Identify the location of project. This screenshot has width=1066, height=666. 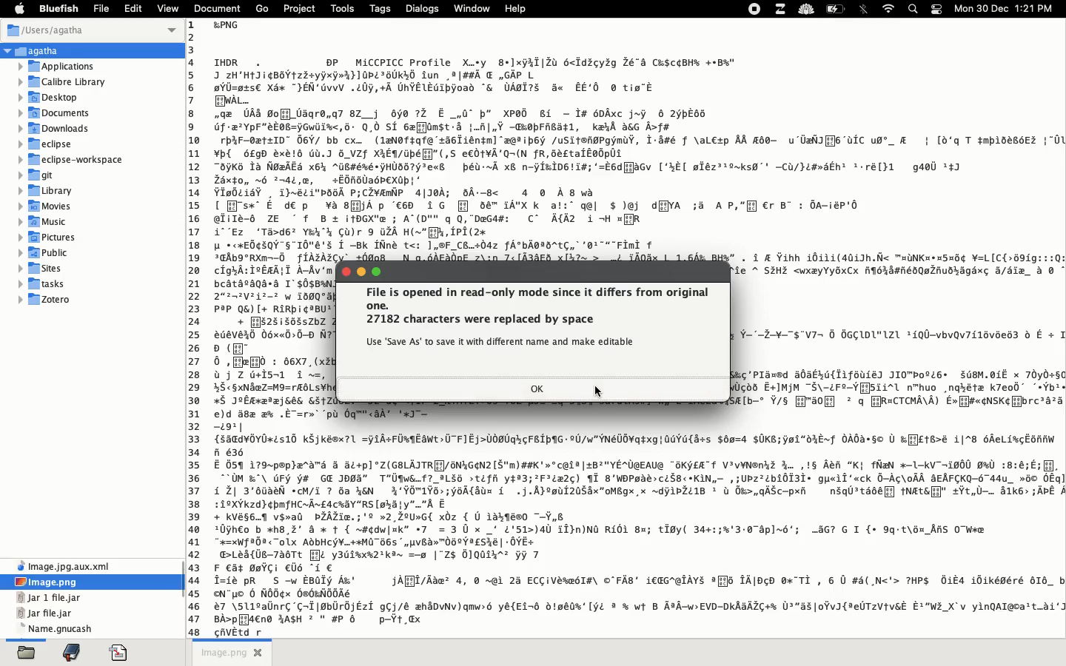
(301, 8).